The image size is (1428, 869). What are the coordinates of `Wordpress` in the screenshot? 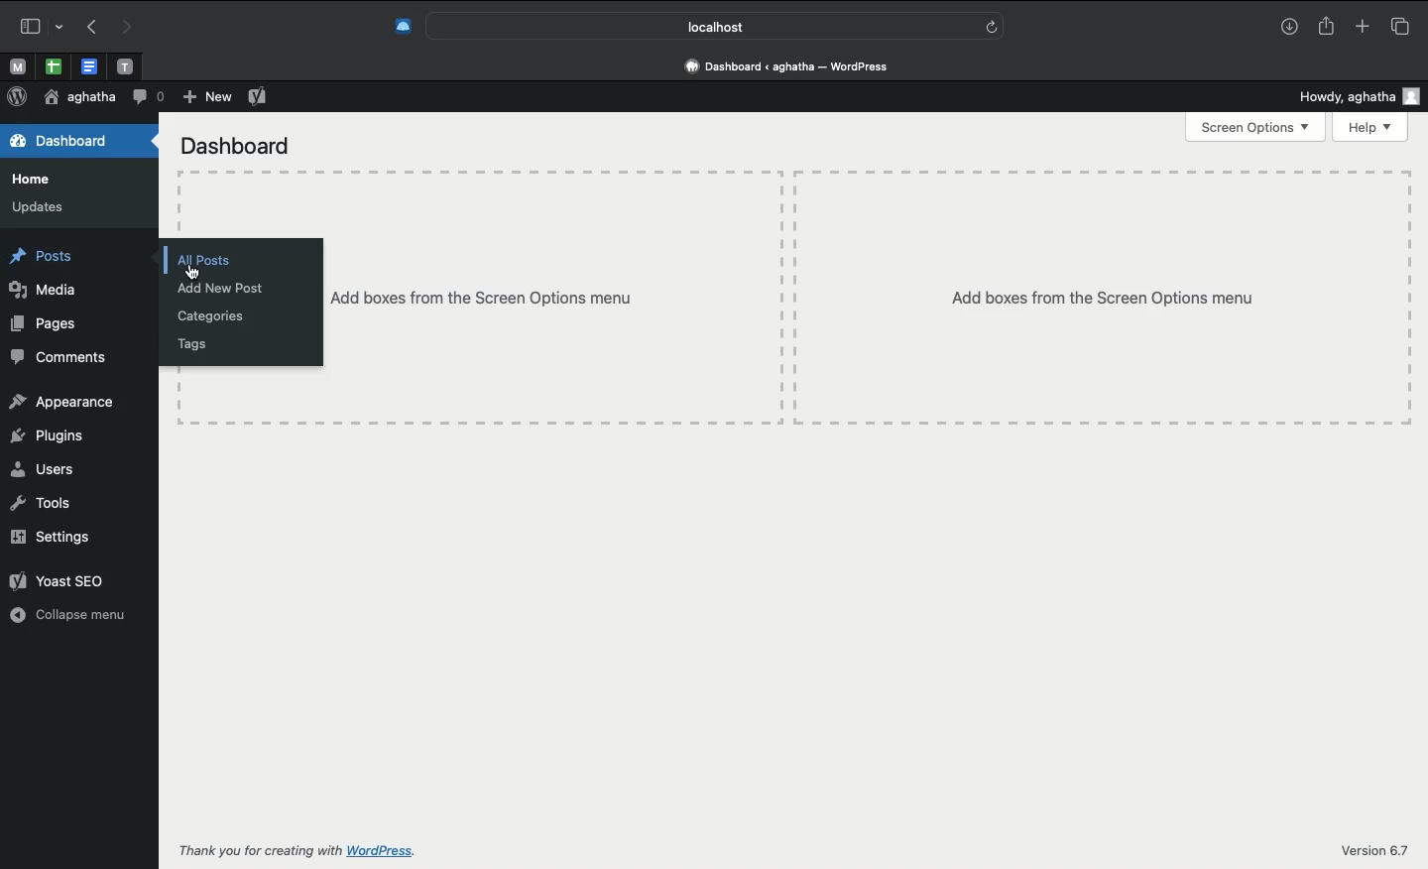 It's located at (17, 96).